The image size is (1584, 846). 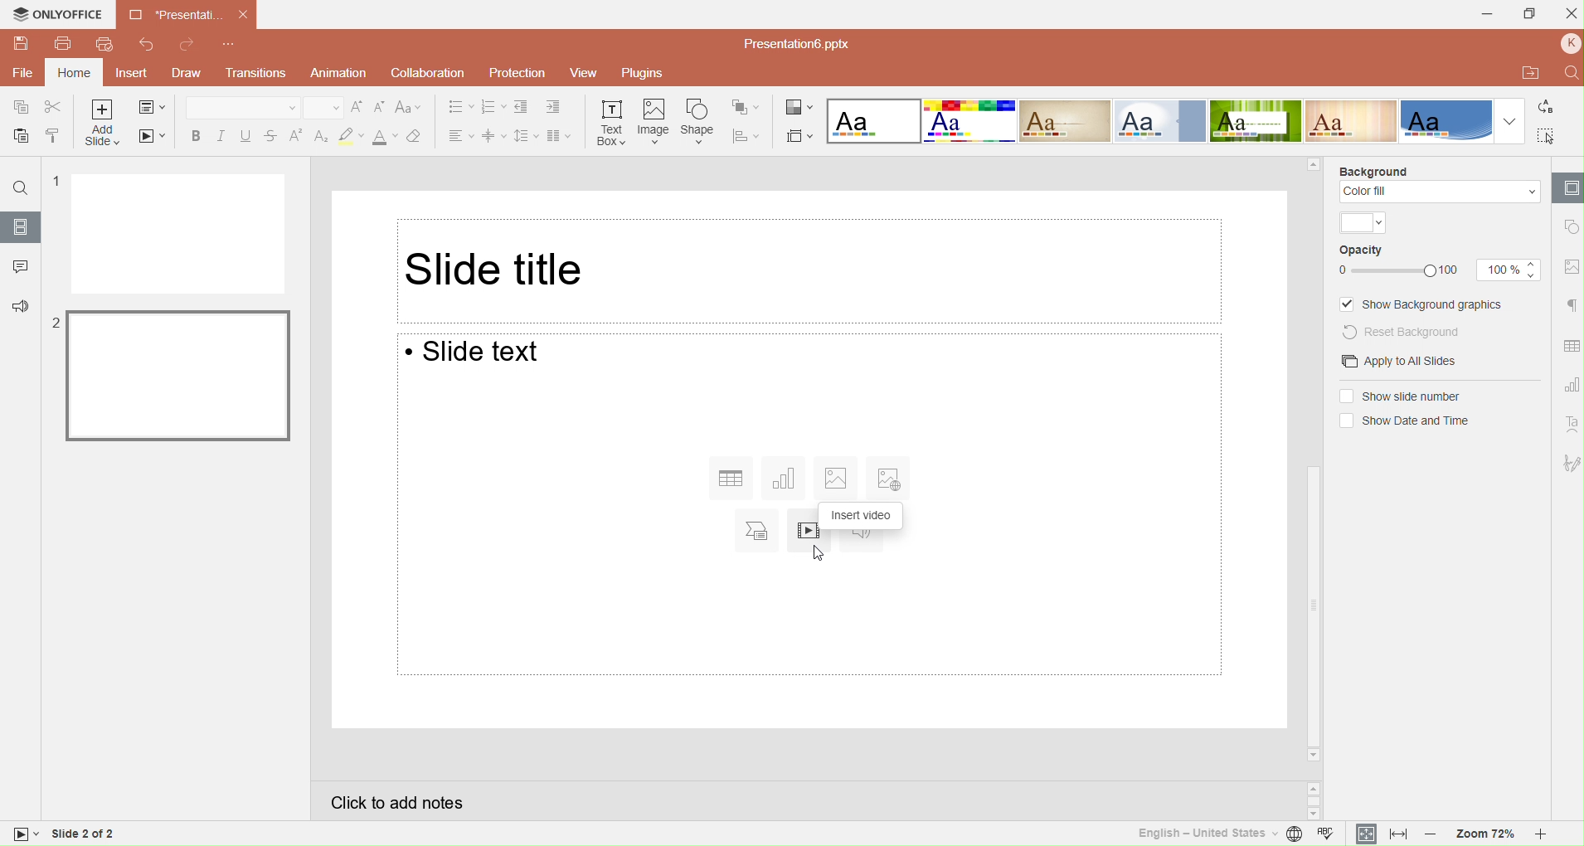 What do you see at coordinates (1421, 304) in the screenshot?
I see `Show background graphics` at bounding box center [1421, 304].